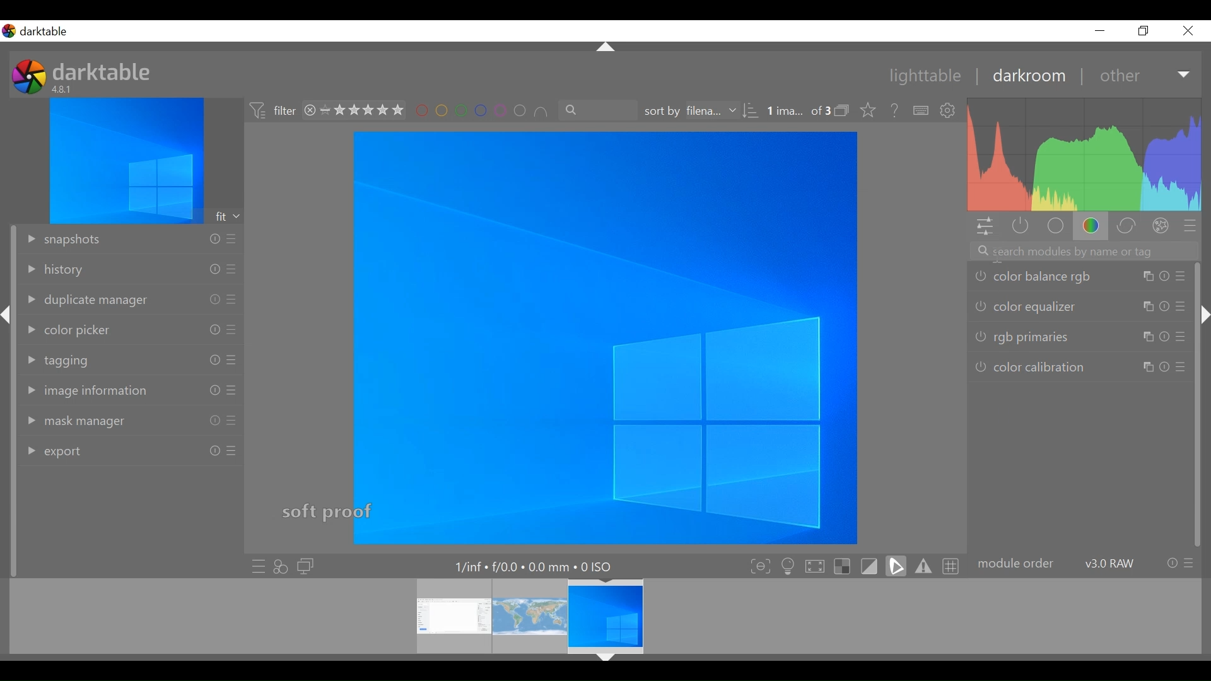  I want to click on version, so click(1111, 563).